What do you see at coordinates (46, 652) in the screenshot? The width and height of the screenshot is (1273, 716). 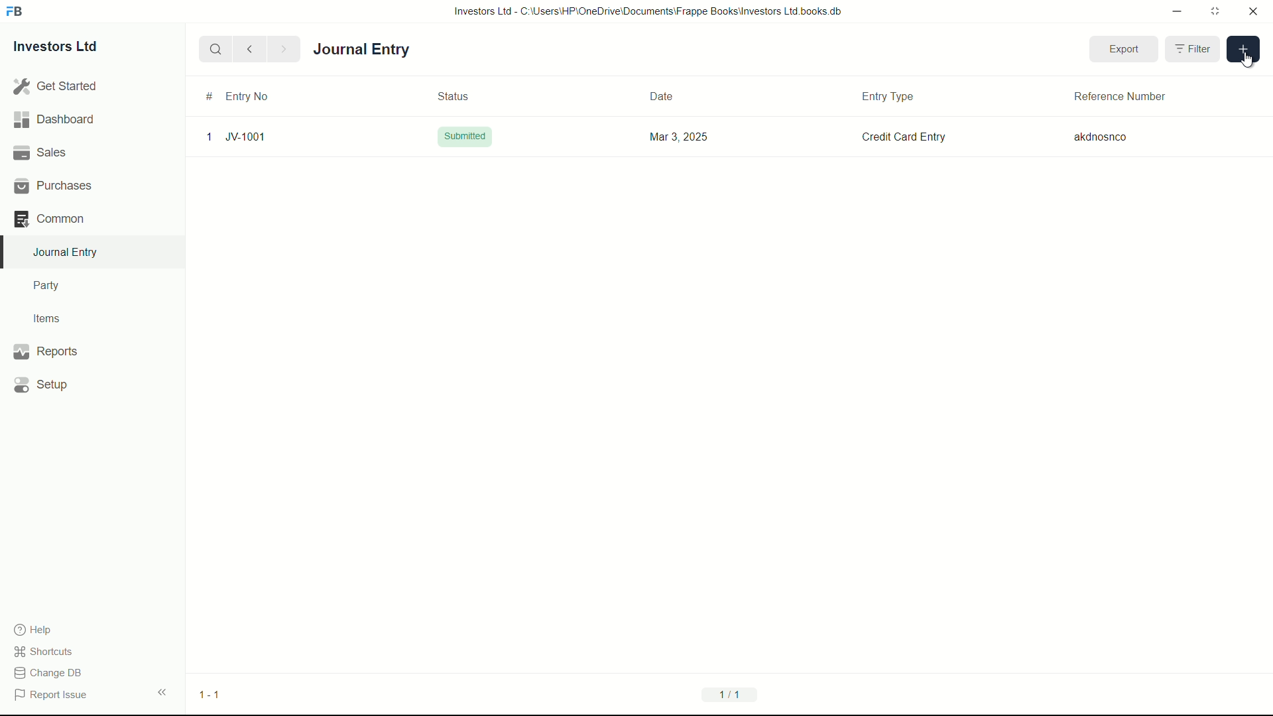 I see `shortcuts` at bounding box center [46, 652].